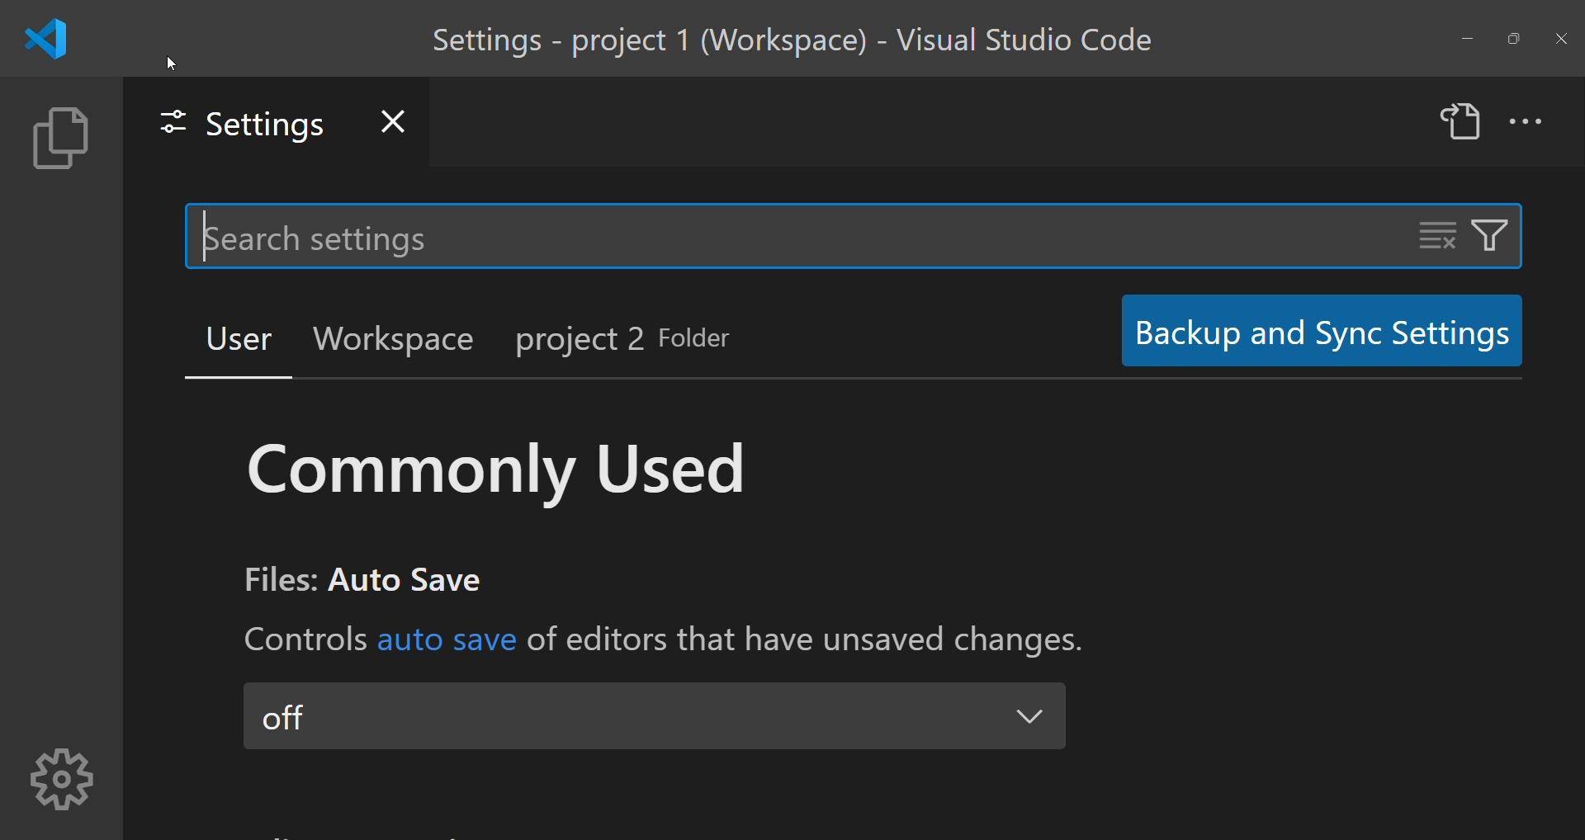  I want to click on title, so click(802, 38).